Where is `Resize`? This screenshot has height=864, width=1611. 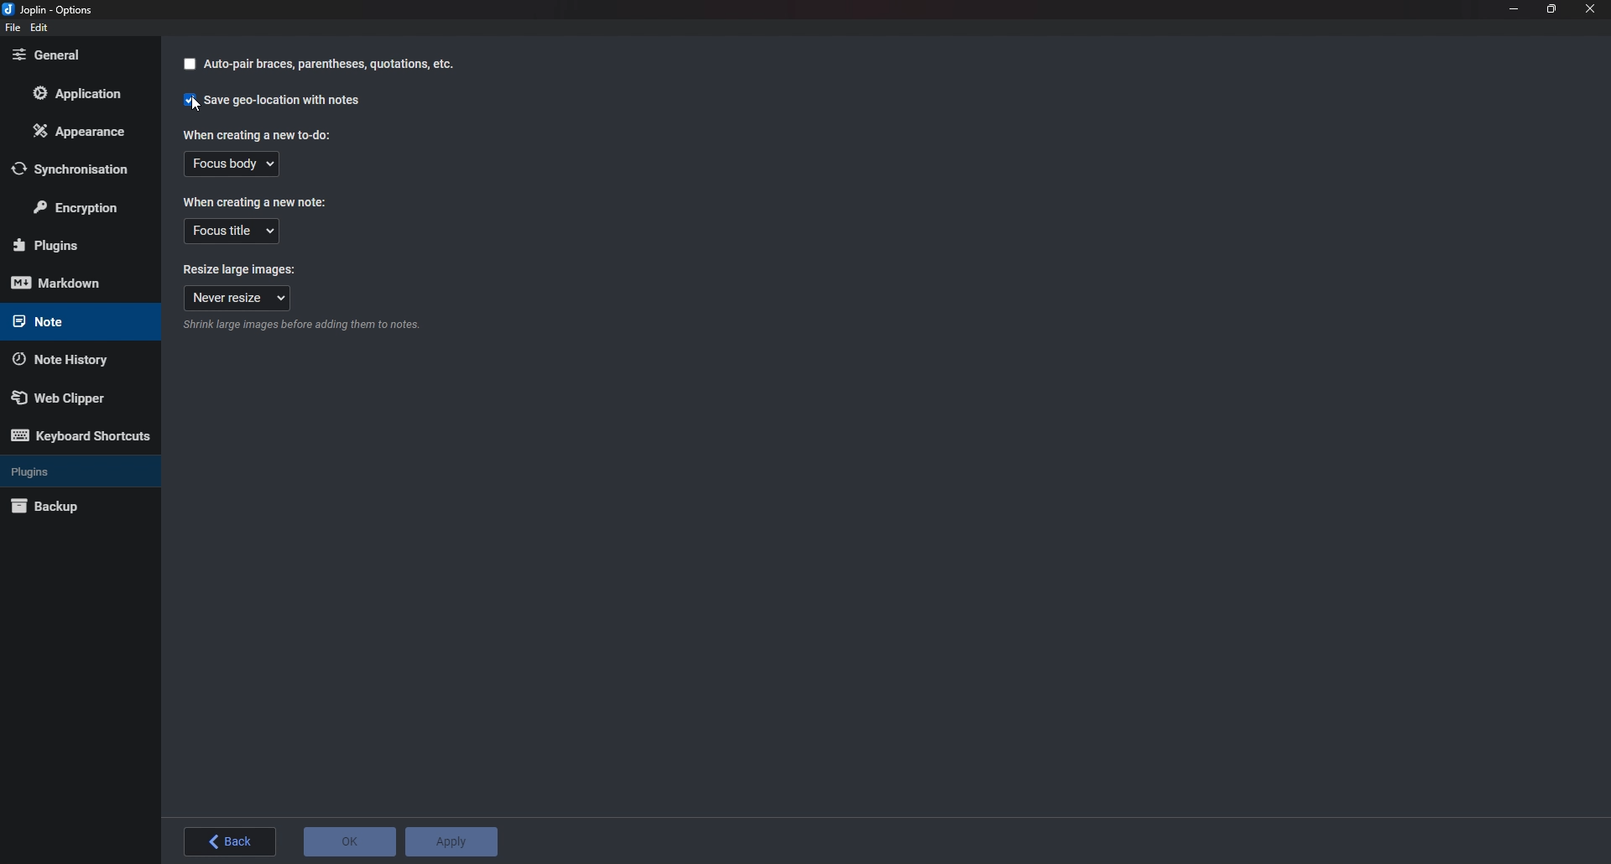 Resize is located at coordinates (1551, 9).